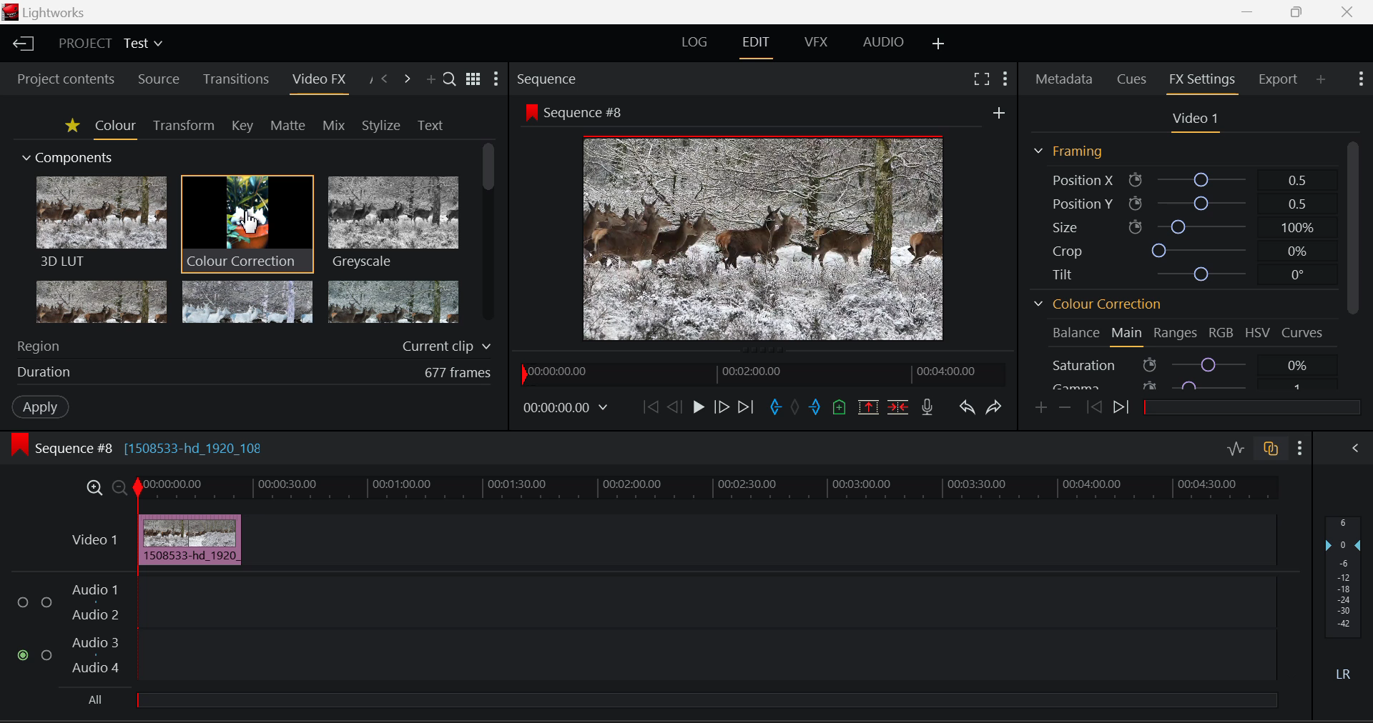 This screenshot has height=723, width=1373. I want to click on Saturation, so click(1178, 363).